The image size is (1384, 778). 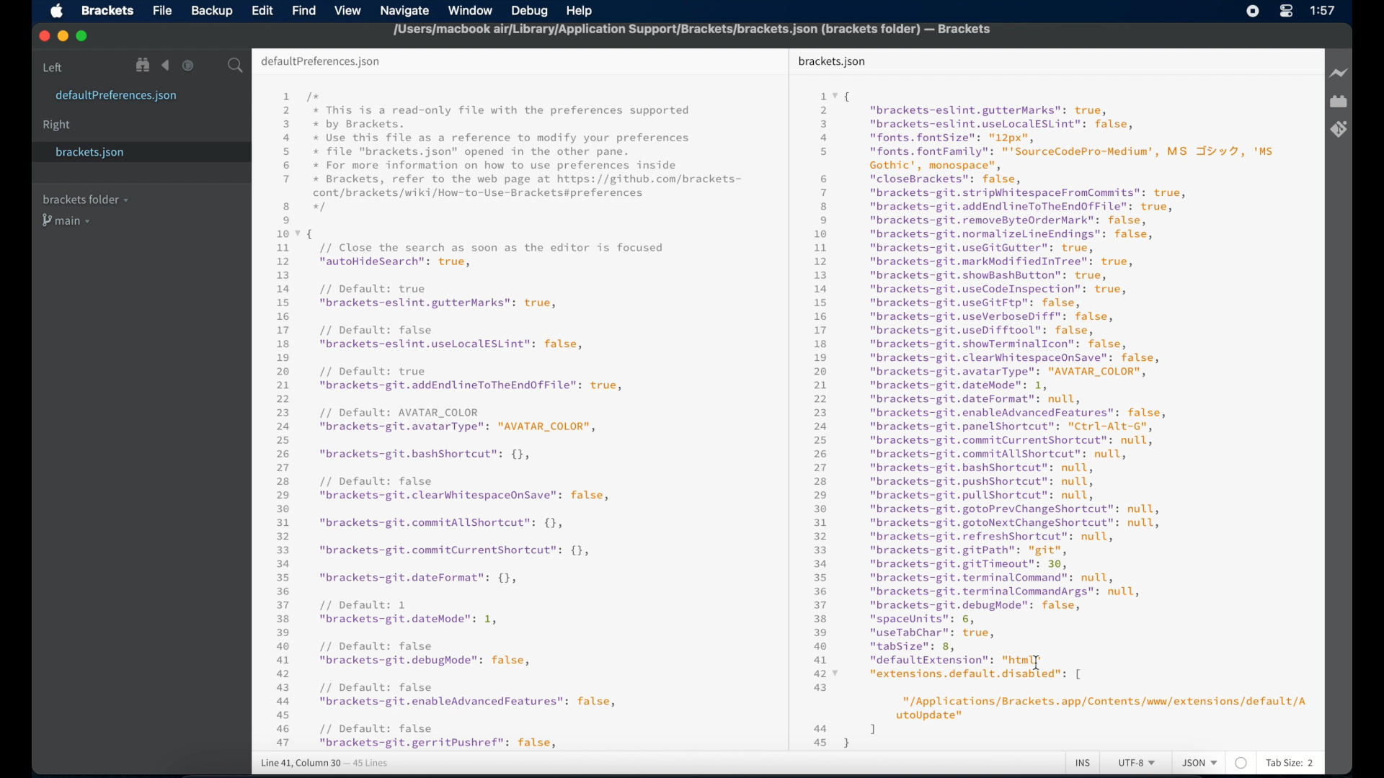 I want to click on 49 “tabSize": 8,
a MCABRSIIEY TET
427 “extensions.default.disabled": [
43
"/Applications/Brackets. app/Contents/www/extensions/default/A
utoUpdate"
aa 1
| 45}, so click(x=1060, y=697).